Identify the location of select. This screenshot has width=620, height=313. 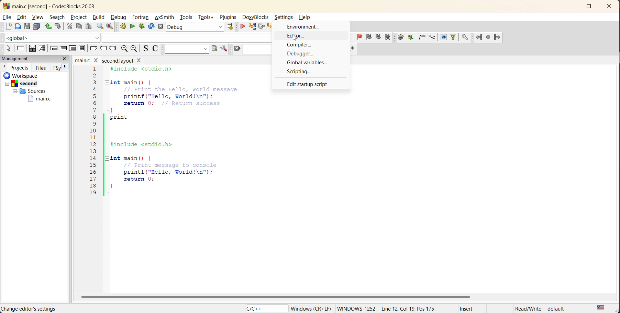
(8, 48).